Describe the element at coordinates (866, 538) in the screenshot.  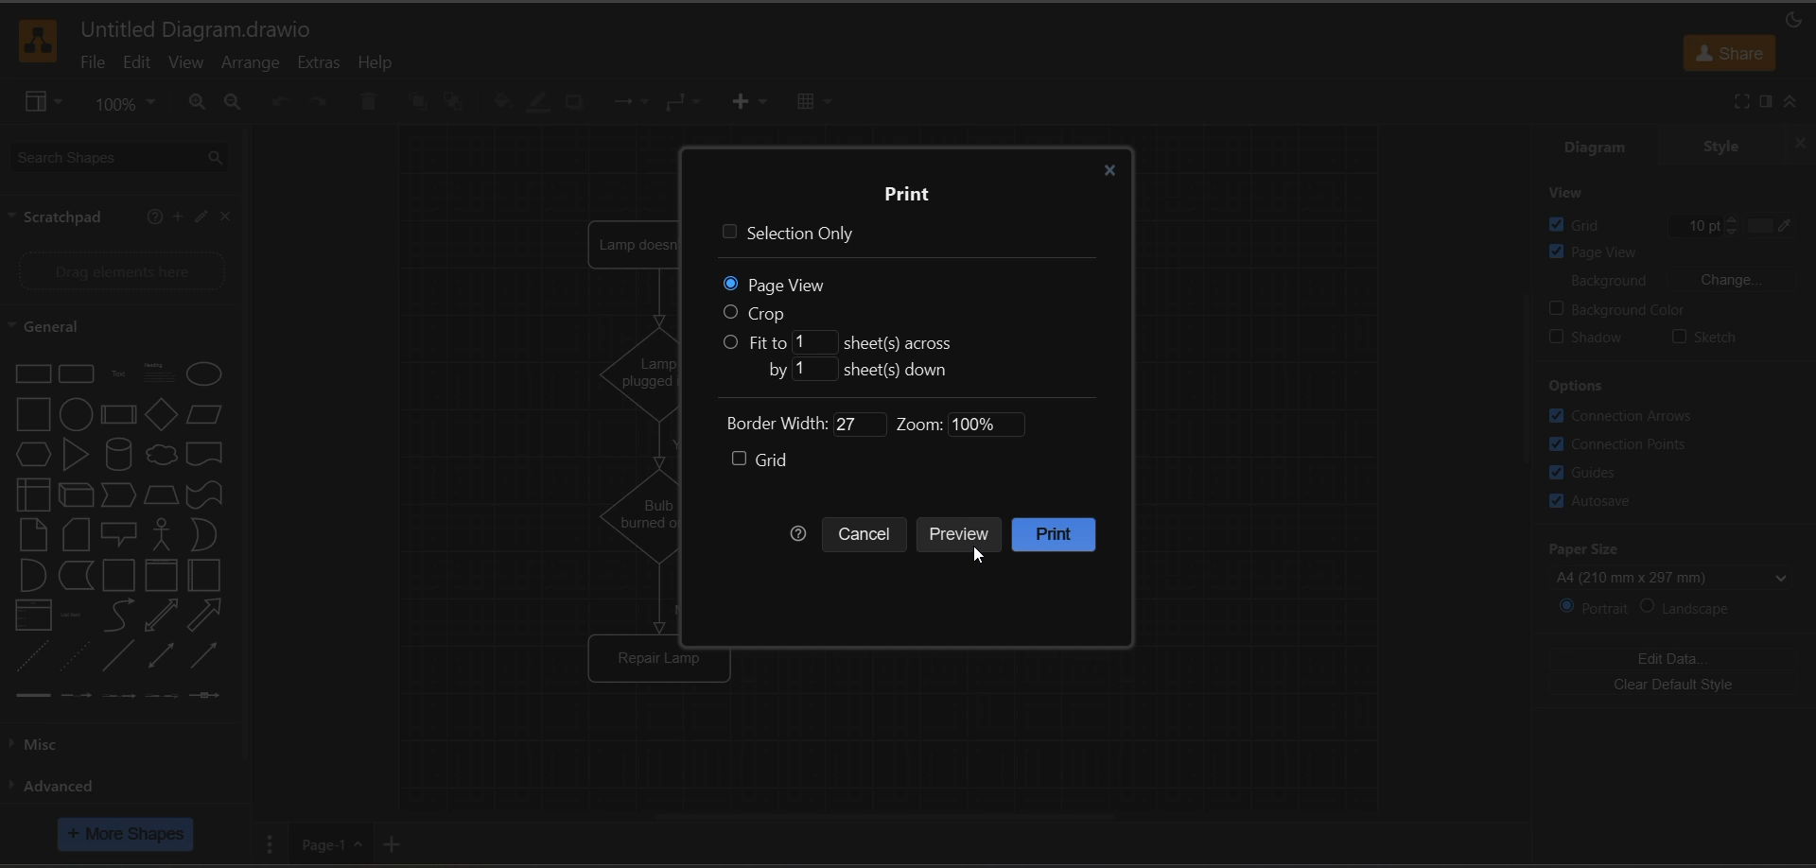
I see `cancel` at that location.